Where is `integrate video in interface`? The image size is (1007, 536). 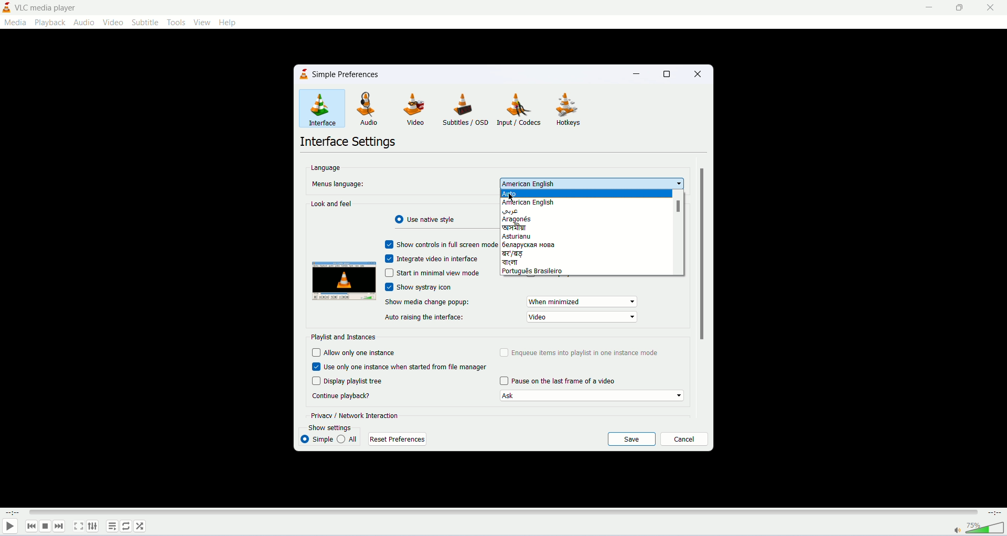 integrate video in interface is located at coordinates (431, 259).